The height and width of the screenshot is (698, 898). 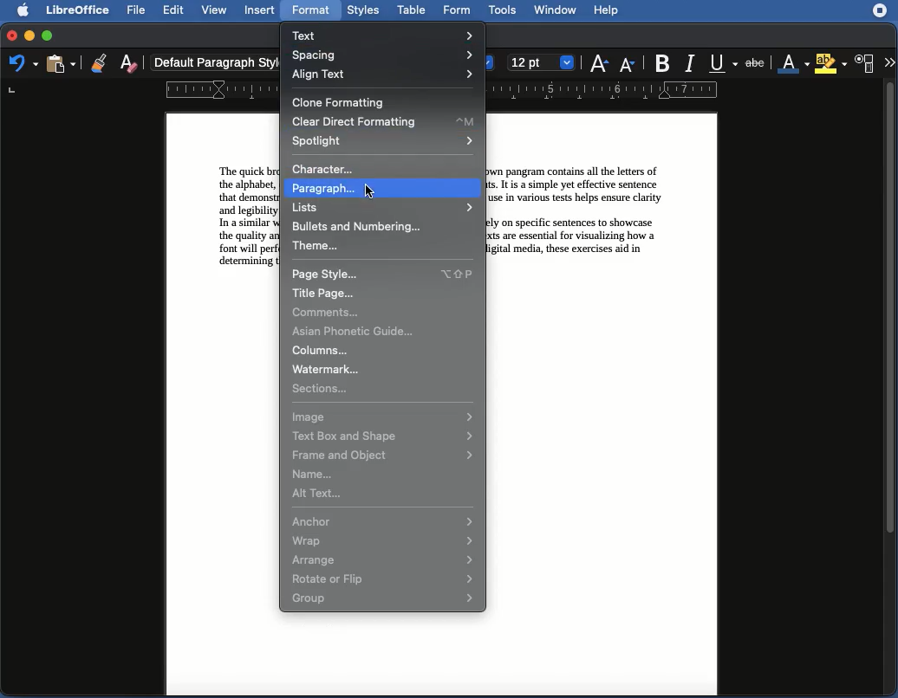 What do you see at coordinates (383, 600) in the screenshot?
I see `Group` at bounding box center [383, 600].